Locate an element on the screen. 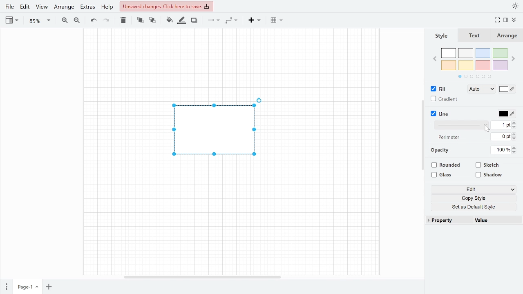  Zoom out is located at coordinates (76, 20).